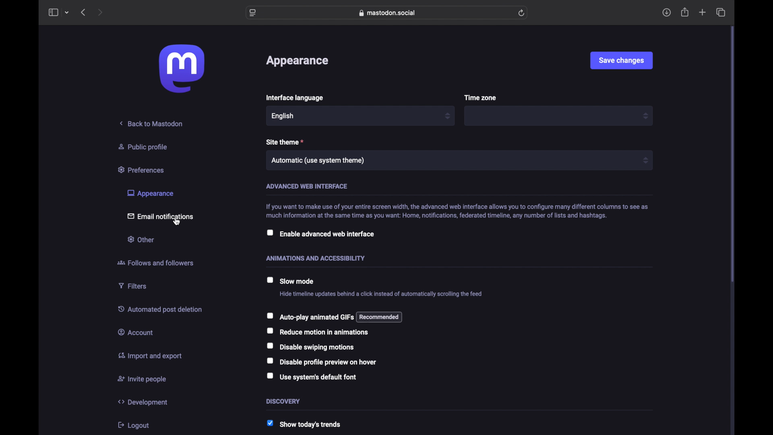  I want to click on logout, so click(133, 425).